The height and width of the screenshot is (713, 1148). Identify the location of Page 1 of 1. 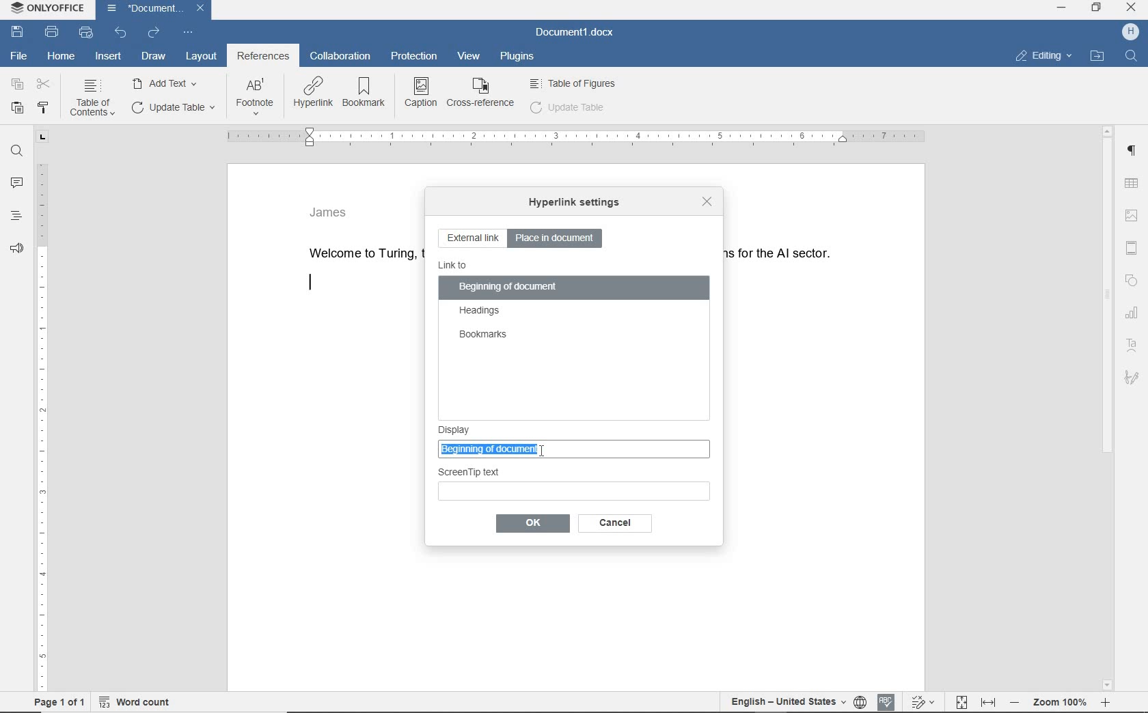
(55, 703).